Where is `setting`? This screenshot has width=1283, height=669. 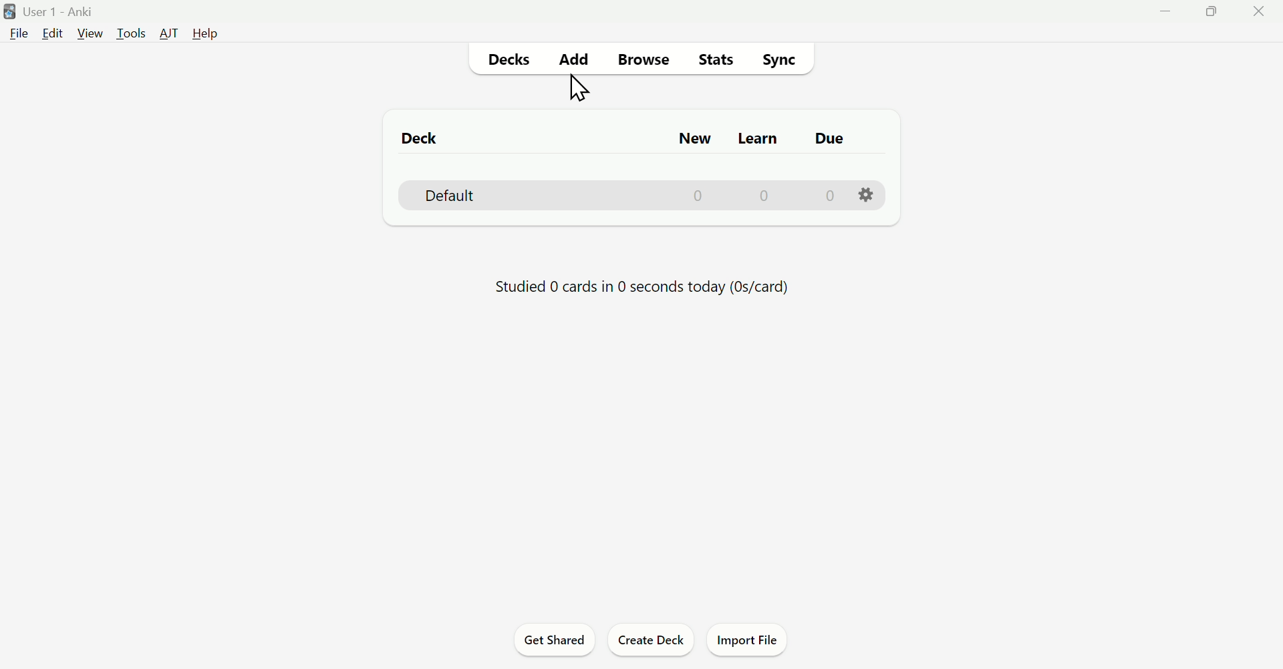
setting is located at coordinates (865, 188).